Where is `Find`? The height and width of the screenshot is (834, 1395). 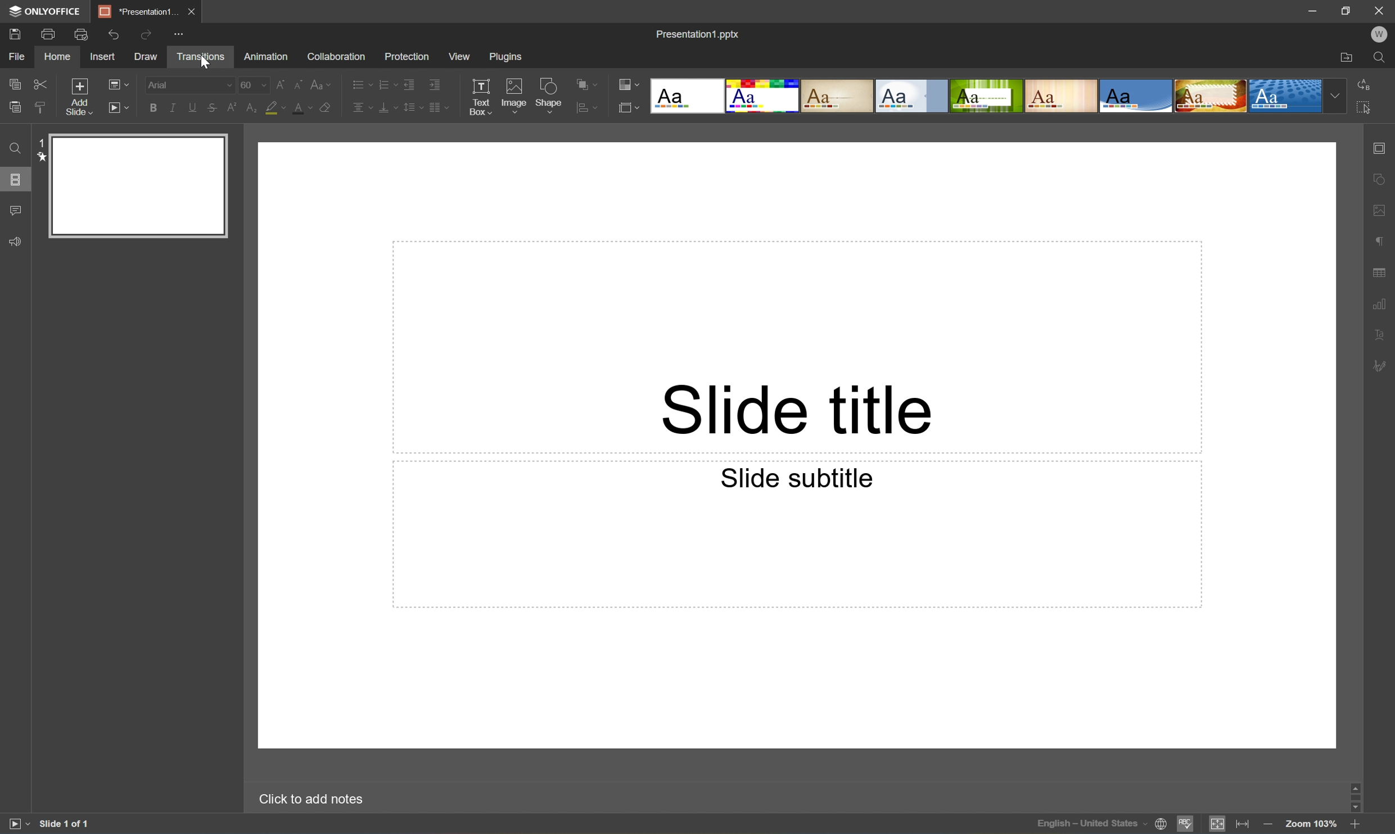
Find is located at coordinates (1383, 57).